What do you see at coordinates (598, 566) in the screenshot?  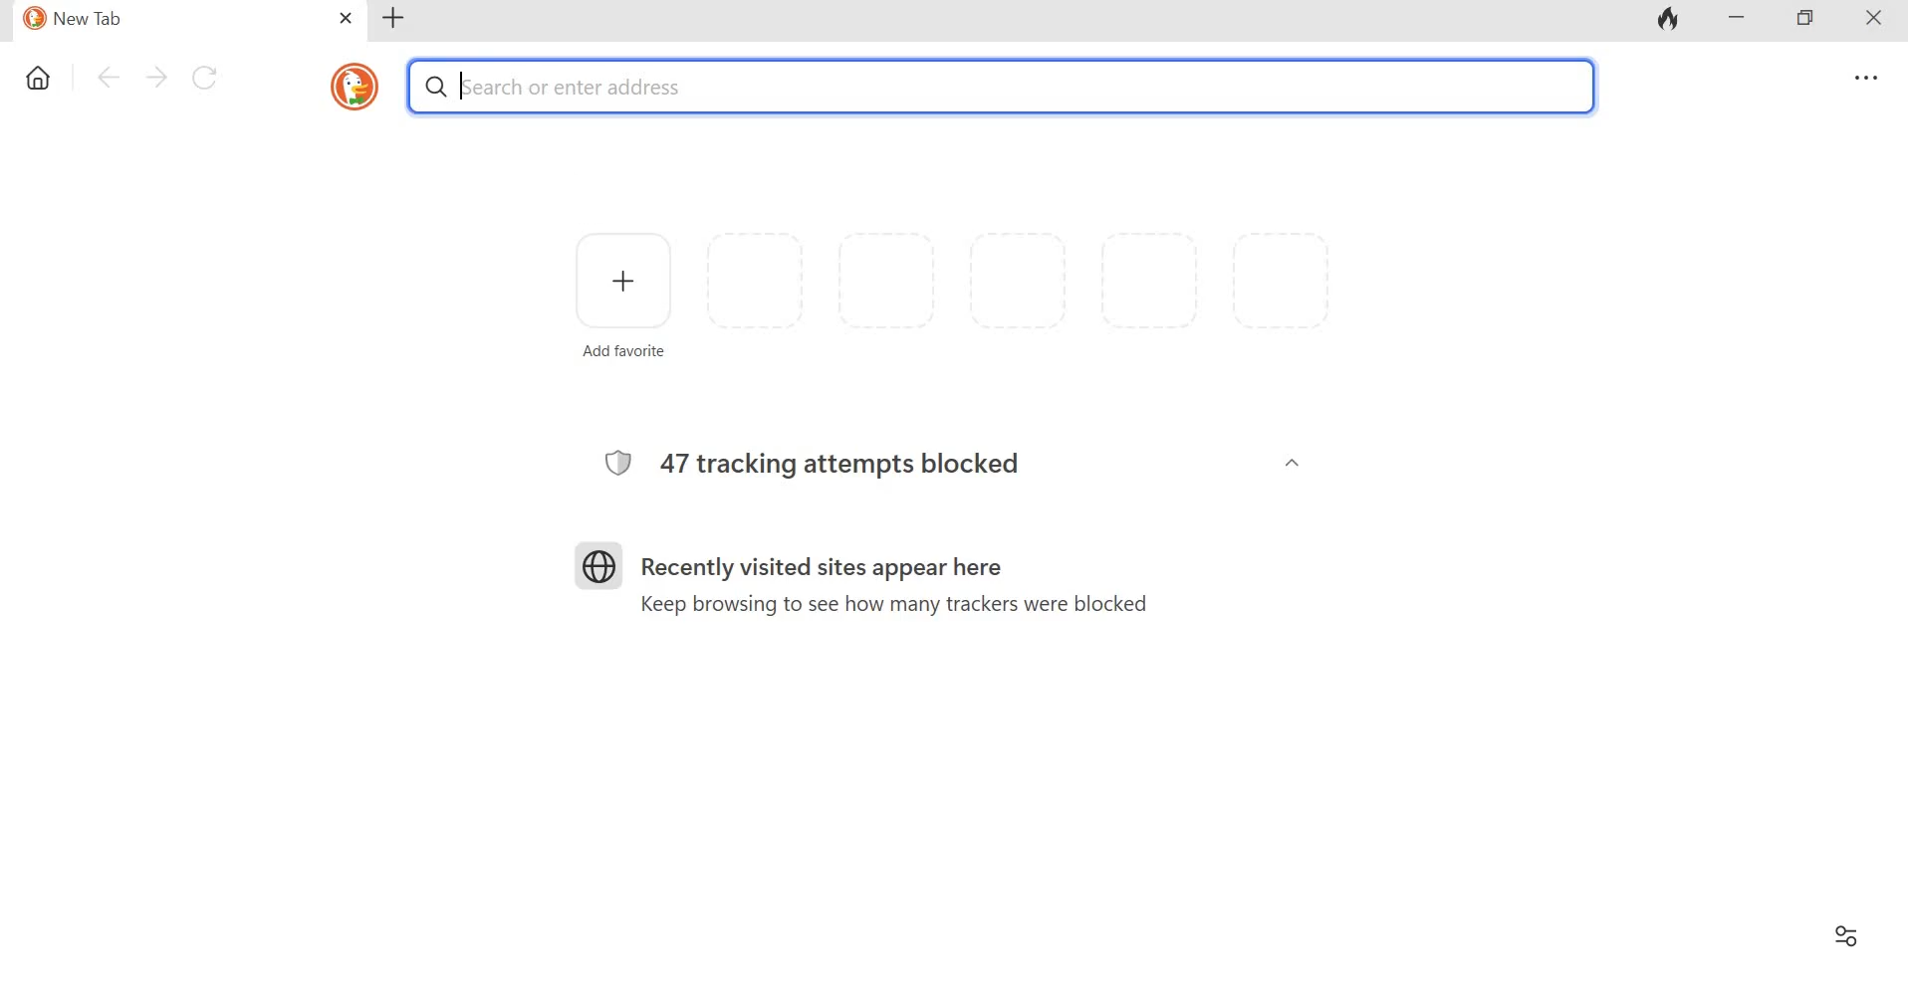 I see `Logo for sites visited` at bounding box center [598, 566].